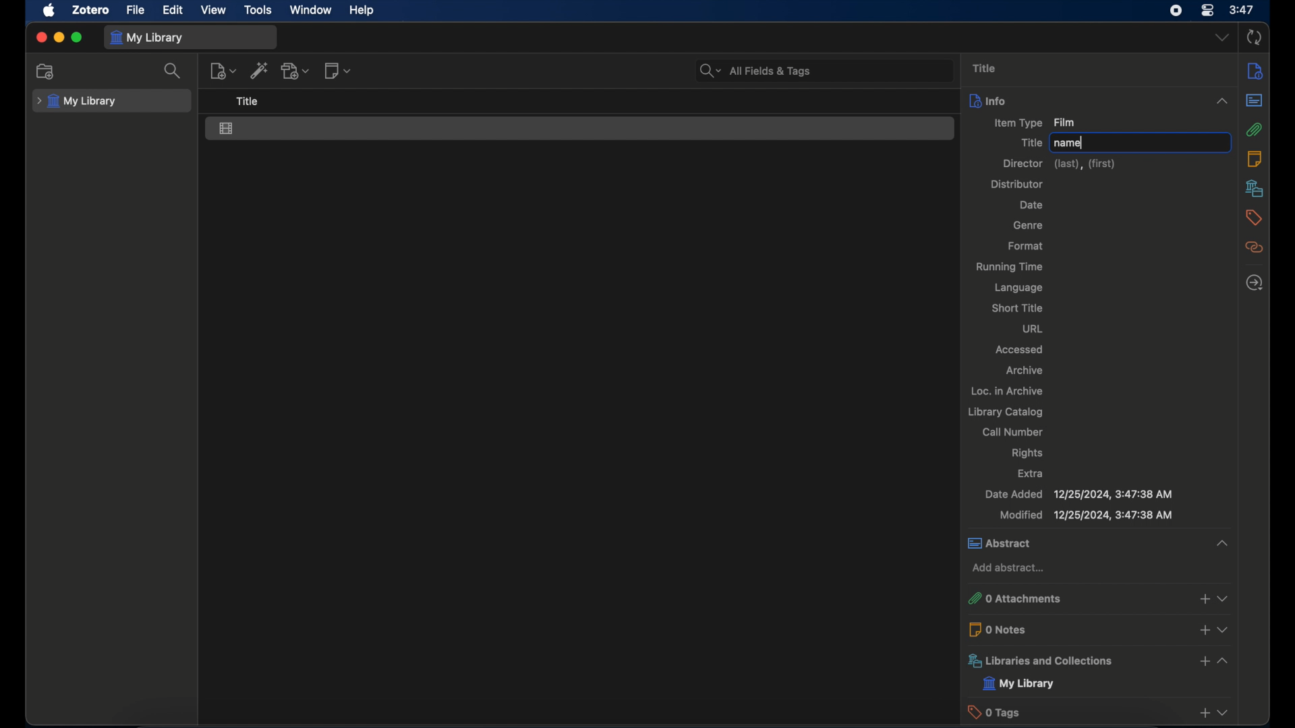 This screenshot has height=728, width=1295. I want to click on related, so click(1255, 247).